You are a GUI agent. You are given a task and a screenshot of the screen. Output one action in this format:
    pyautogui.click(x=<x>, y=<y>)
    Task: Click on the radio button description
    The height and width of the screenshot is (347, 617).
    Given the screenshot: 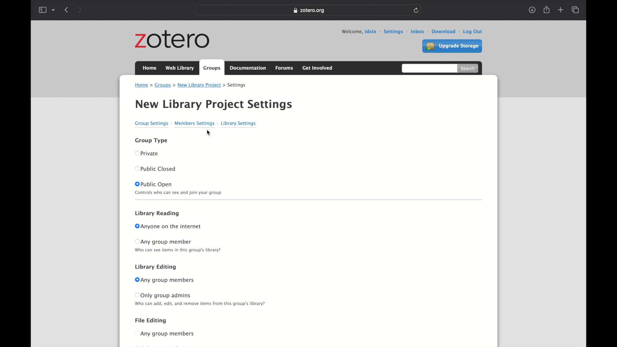 What is the action you would take?
    pyautogui.click(x=201, y=304)
    